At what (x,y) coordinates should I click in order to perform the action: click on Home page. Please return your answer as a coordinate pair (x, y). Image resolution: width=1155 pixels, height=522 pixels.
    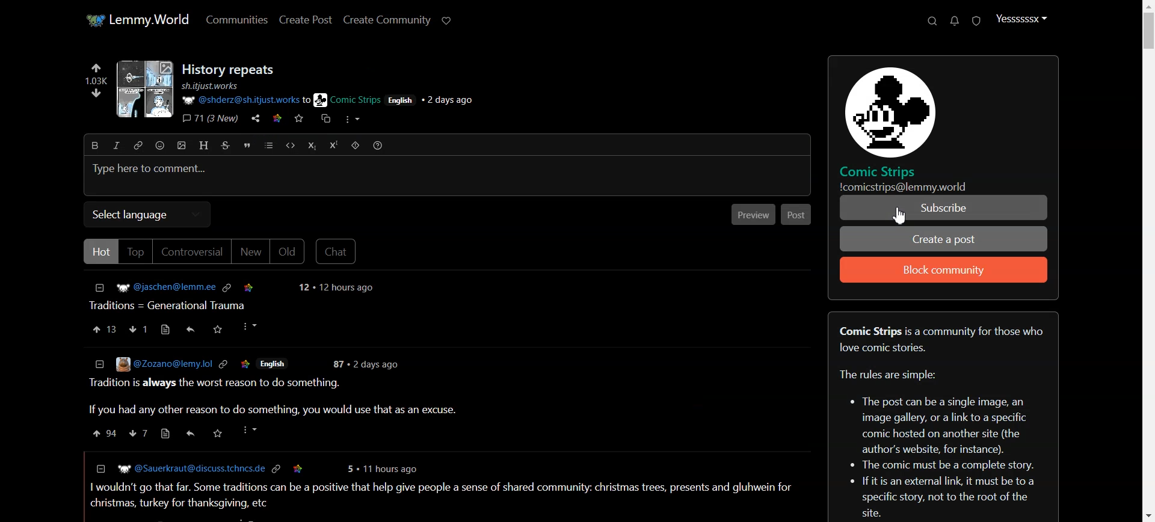
    Looking at the image, I should click on (137, 20).